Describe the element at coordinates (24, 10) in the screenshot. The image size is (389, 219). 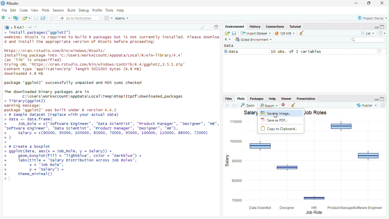
I see `Code` at that location.